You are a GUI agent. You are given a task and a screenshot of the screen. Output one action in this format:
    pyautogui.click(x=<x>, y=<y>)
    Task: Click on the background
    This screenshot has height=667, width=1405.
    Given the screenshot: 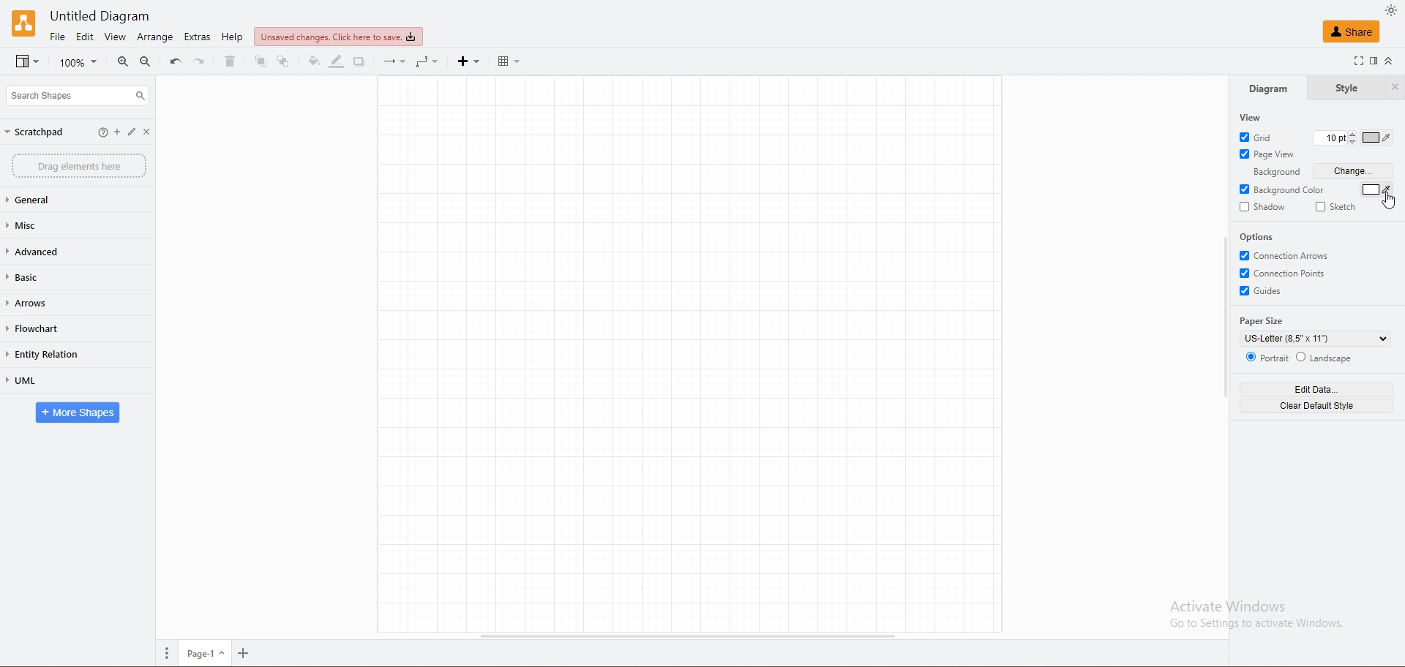 What is the action you would take?
    pyautogui.click(x=1271, y=172)
    